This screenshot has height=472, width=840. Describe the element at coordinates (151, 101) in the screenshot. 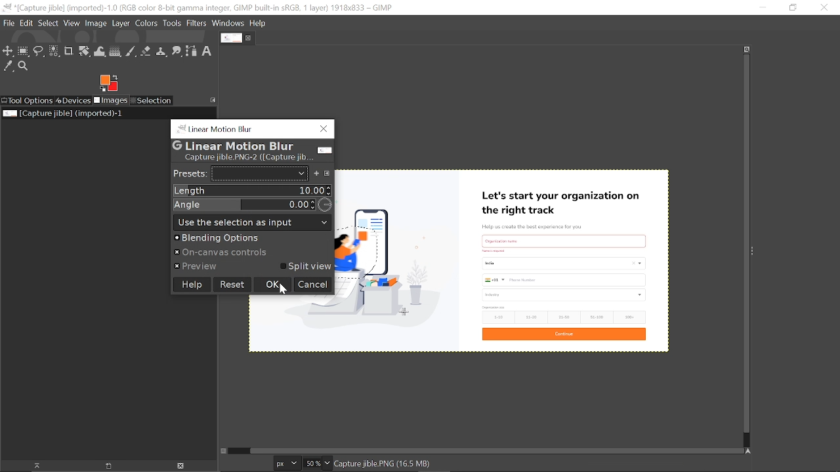

I see `Selection` at that location.